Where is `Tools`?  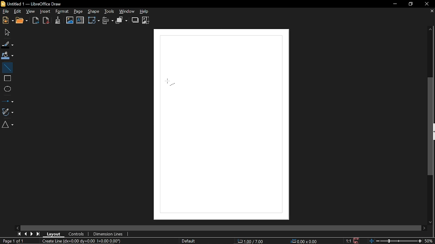 Tools is located at coordinates (109, 12).